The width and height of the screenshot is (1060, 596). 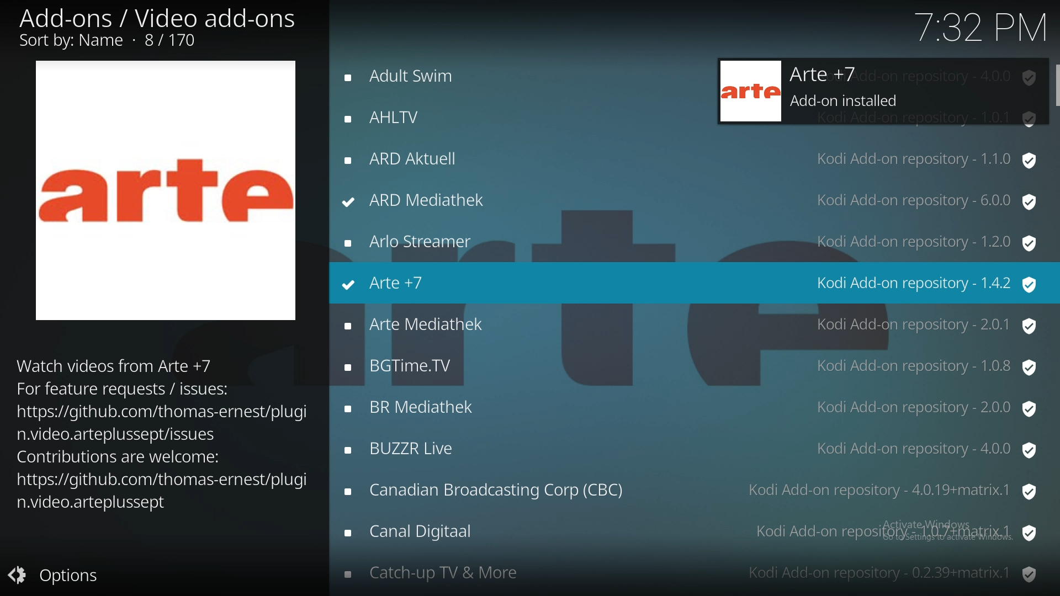 What do you see at coordinates (167, 189) in the screenshot?
I see `photo` at bounding box center [167, 189].